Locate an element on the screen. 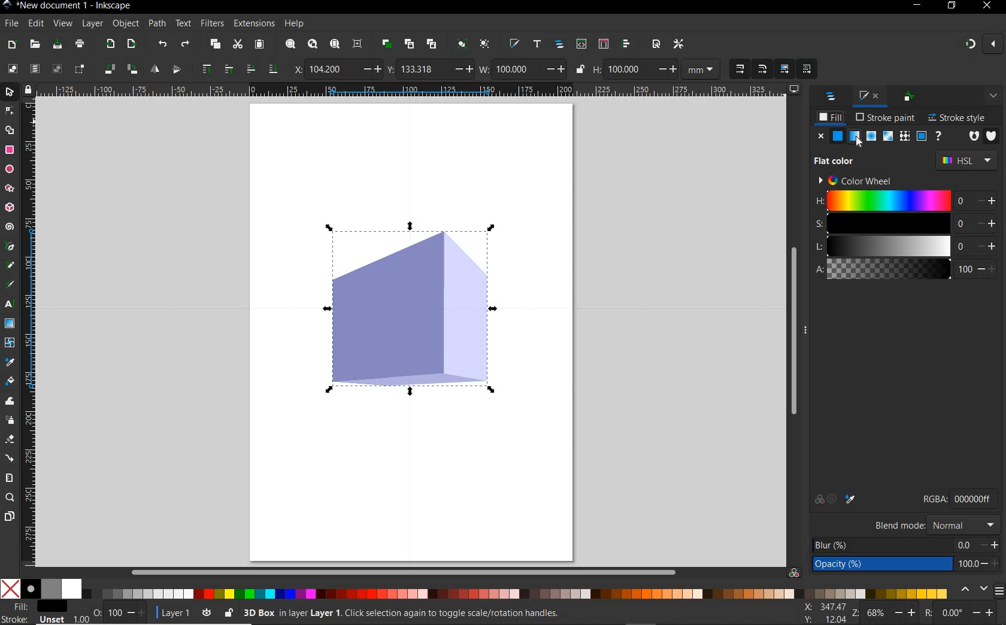 This screenshot has height=625, width=1006. 1.00 is located at coordinates (81, 619).